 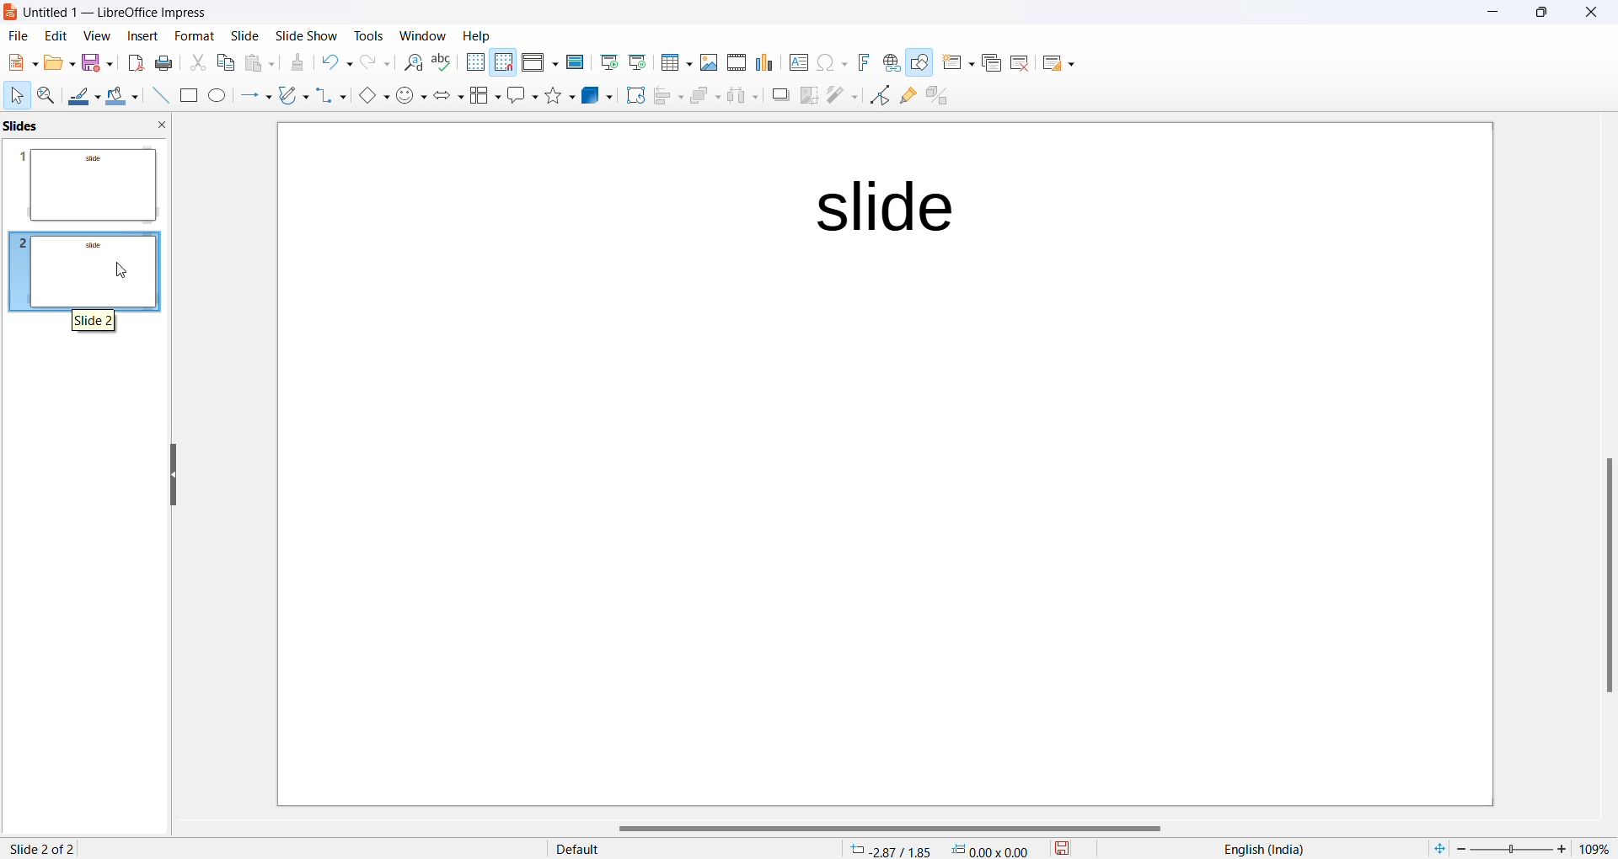 What do you see at coordinates (1023, 62) in the screenshot?
I see `Delete slide` at bounding box center [1023, 62].